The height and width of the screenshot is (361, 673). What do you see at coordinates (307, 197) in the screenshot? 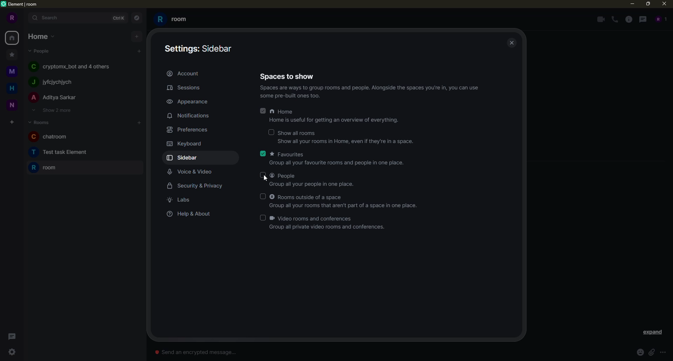
I see `rooms outside of space` at bounding box center [307, 197].